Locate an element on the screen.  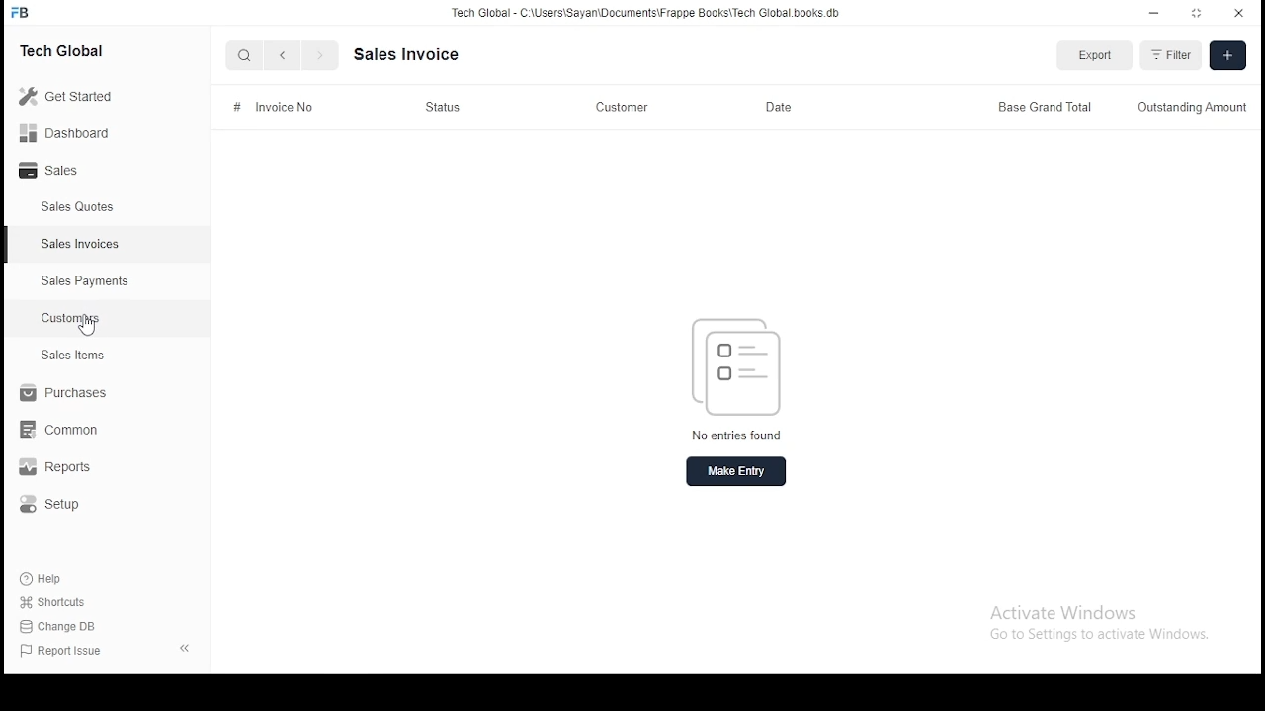
dashboard is located at coordinates (65, 131).